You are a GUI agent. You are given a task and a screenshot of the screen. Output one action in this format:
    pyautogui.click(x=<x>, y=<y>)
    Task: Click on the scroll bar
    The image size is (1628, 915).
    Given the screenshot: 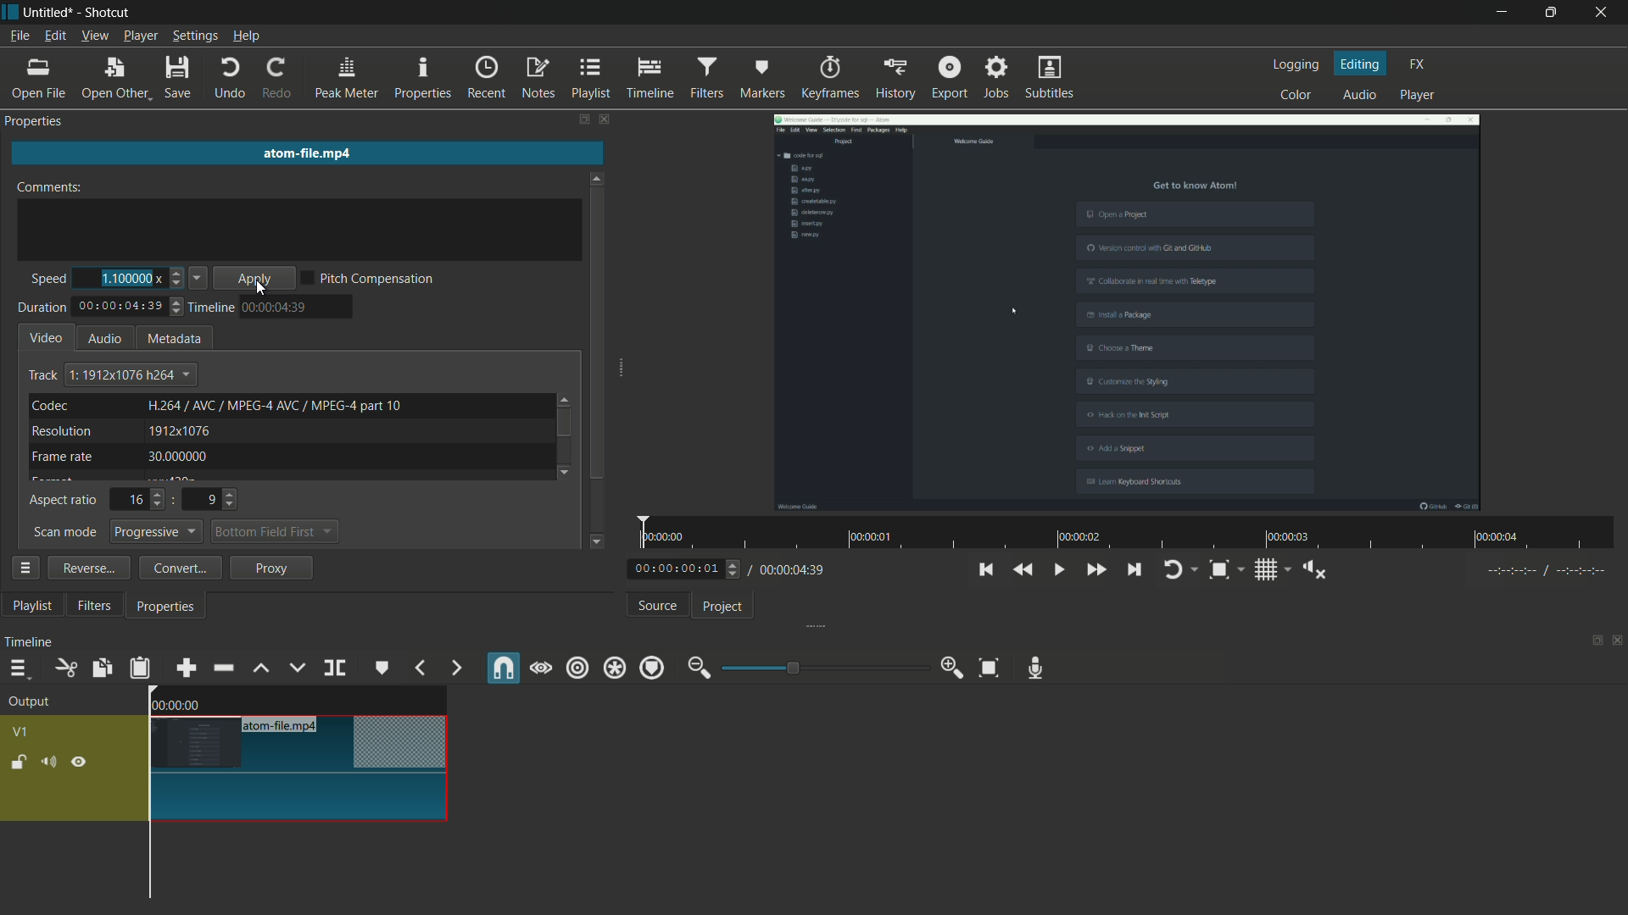 What is the action you would take?
    pyautogui.click(x=597, y=335)
    